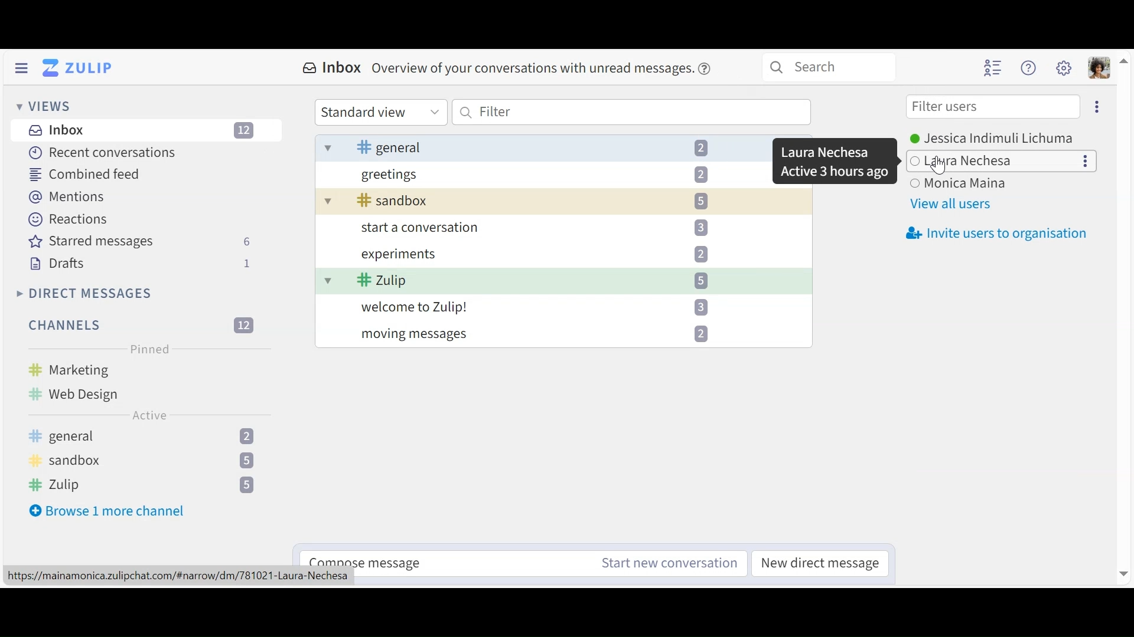  Describe the element at coordinates (992, 107) in the screenshot. I see `Filter users` at that location.